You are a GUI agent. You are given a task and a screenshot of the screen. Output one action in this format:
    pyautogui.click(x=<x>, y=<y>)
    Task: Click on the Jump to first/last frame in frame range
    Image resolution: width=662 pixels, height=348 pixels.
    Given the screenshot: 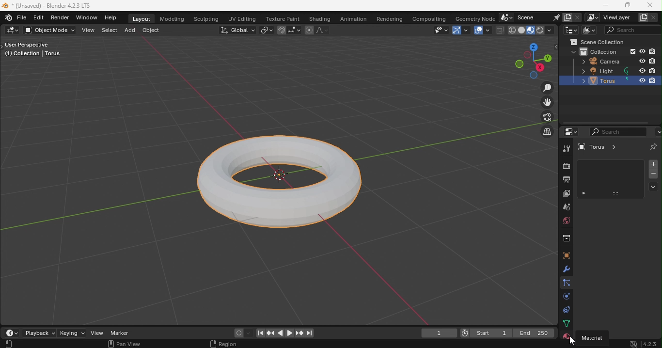 What is the action you would take?
    pyautogui.click(x=311, y=333)
    